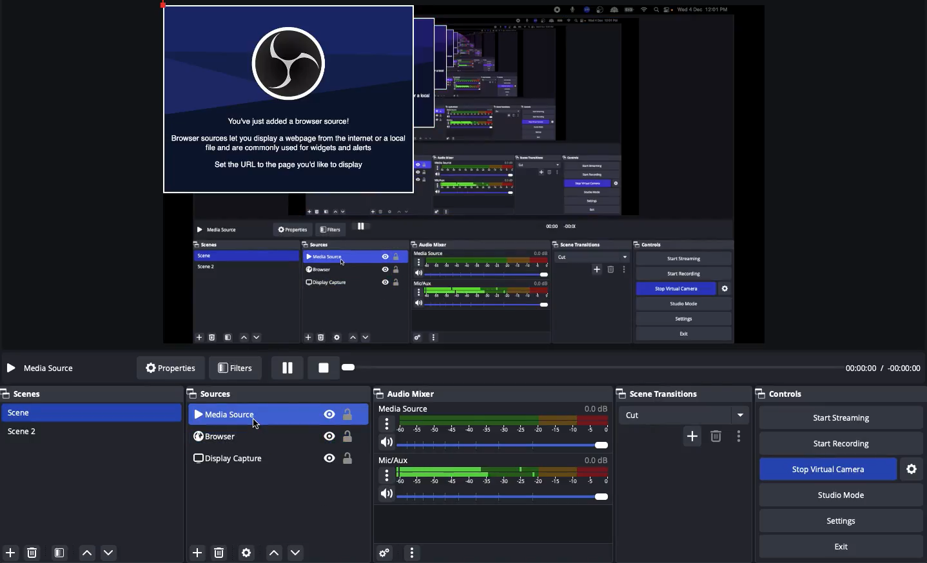  I want to click on Add, so click(692, 437).